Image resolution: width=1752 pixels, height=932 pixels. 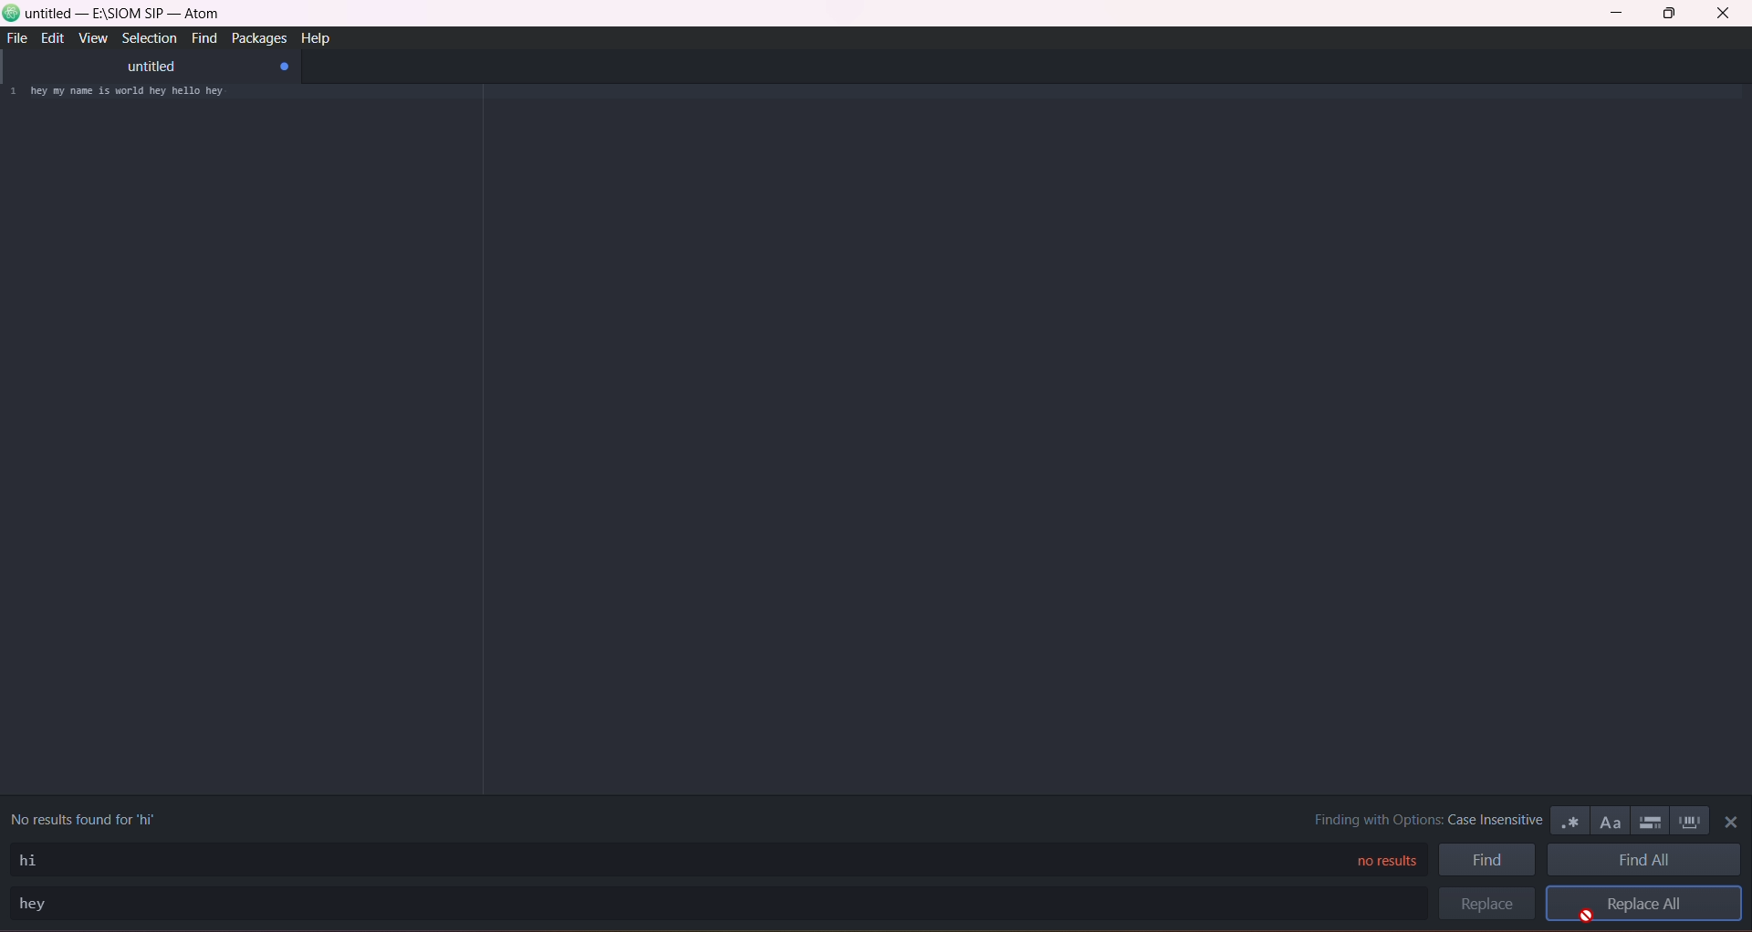 I want to click on file, so click(x=19, y=38).